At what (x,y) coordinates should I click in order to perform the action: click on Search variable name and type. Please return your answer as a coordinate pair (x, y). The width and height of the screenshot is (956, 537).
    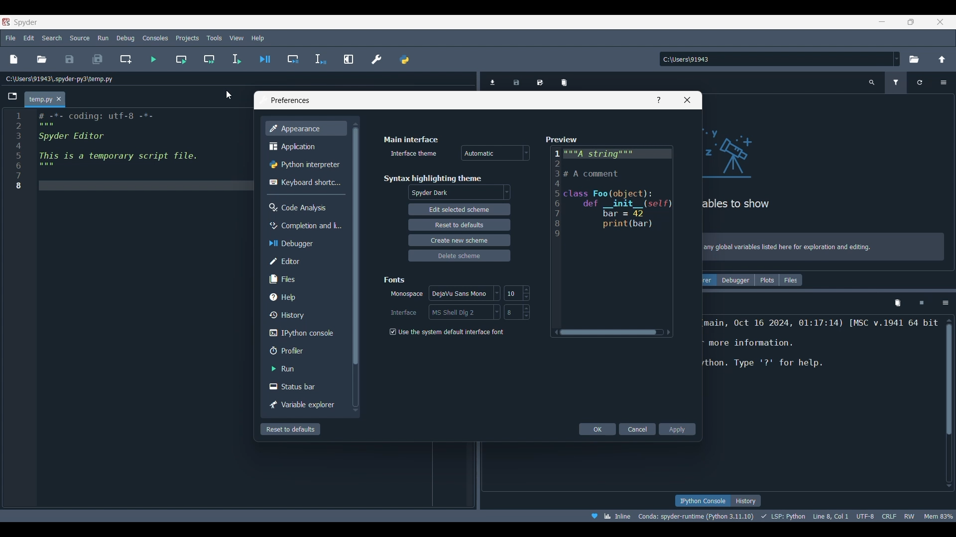
    Looking at the image, I should click on (872, 83).